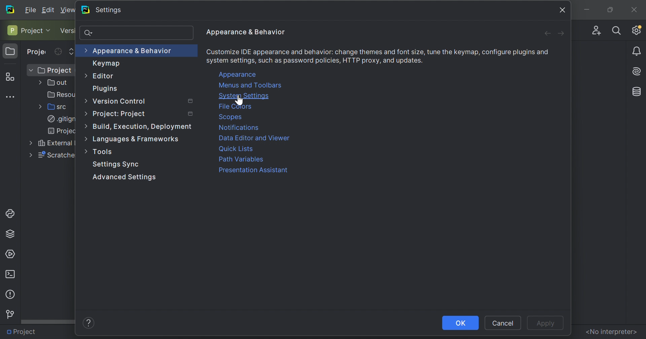 Image resolution: width=646 pixels, height=339 pixels. I want to click on PyCharm, so click(85, 10).